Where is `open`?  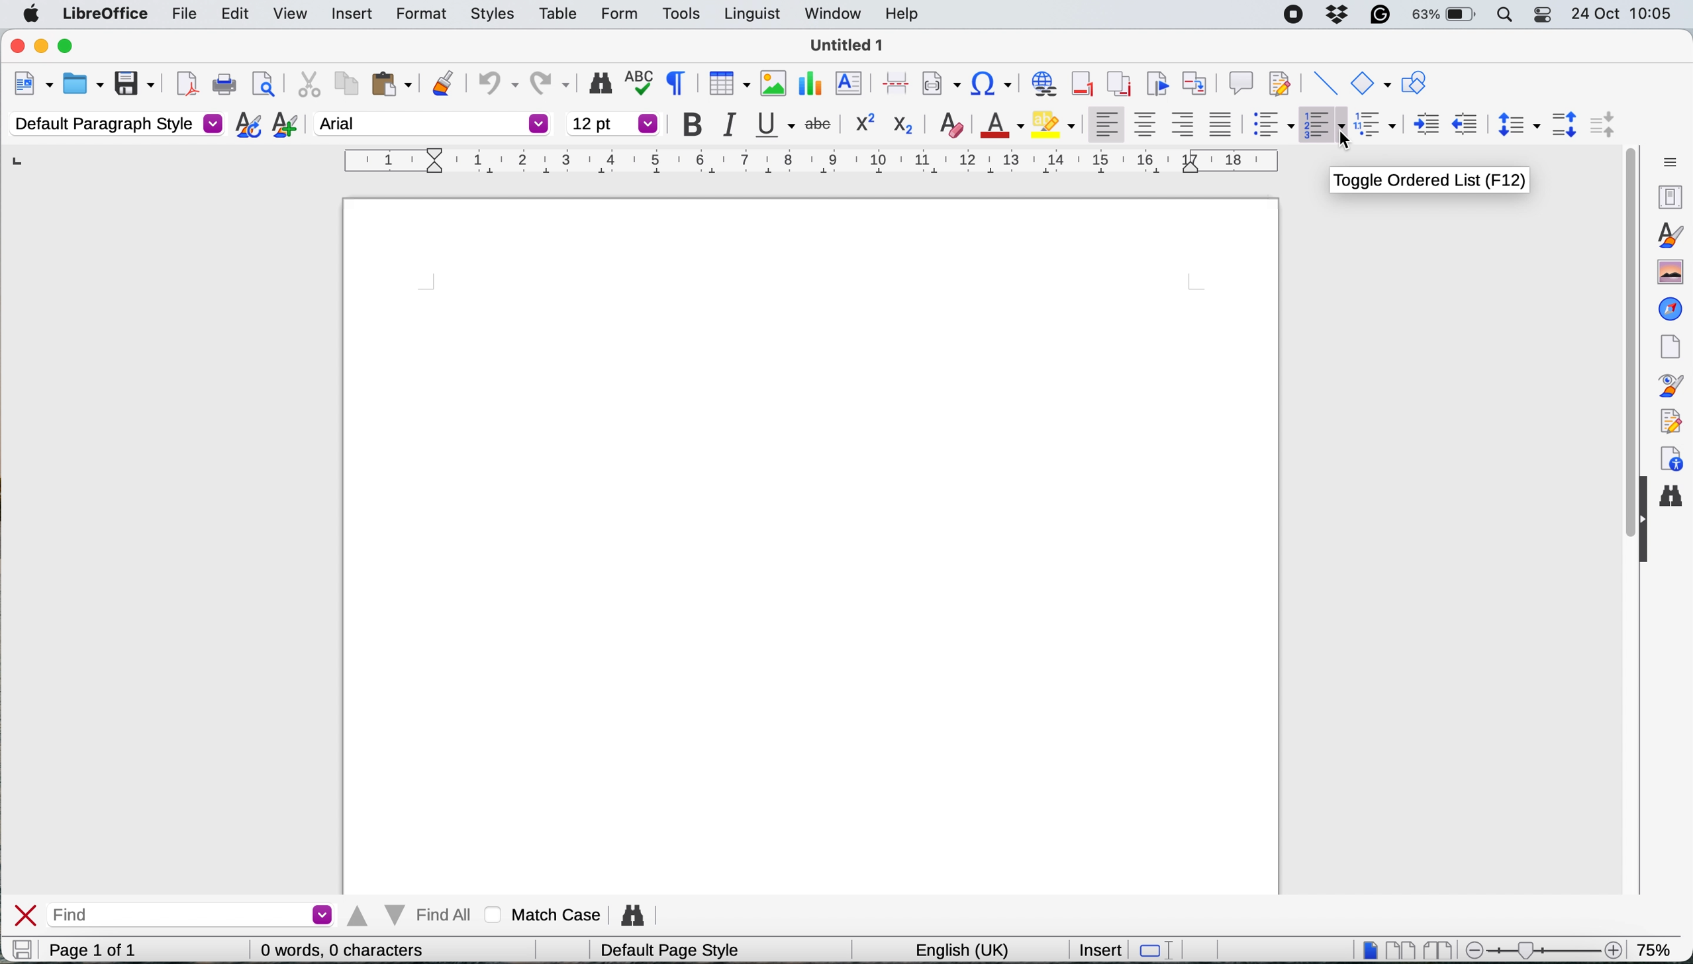 open is located at coordinates (84, 85).